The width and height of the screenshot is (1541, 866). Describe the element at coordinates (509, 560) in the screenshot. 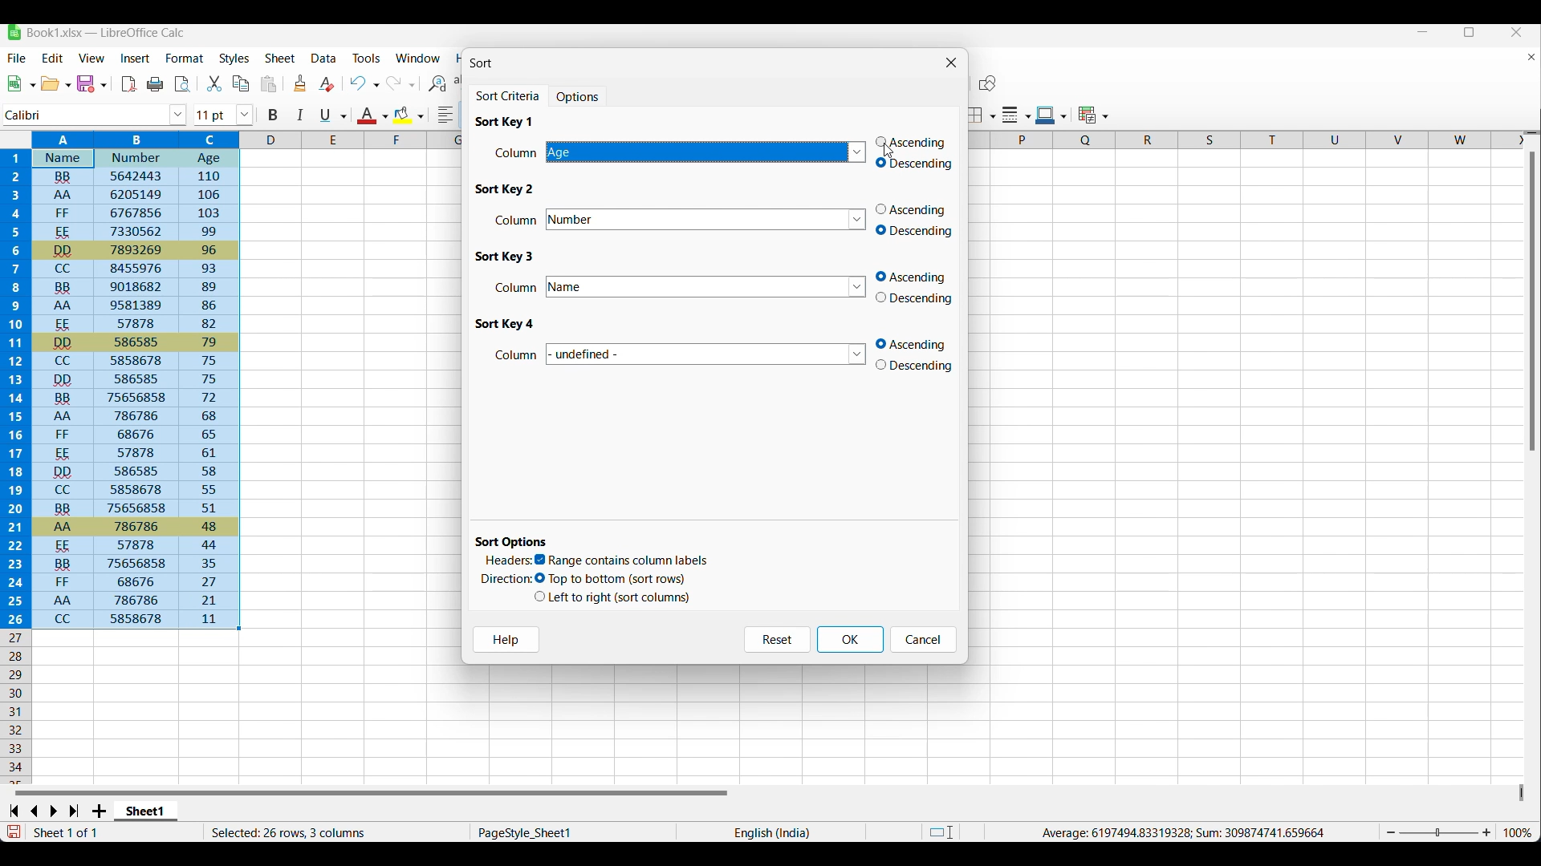

I see `Indicates sort option for Headers` at that location.